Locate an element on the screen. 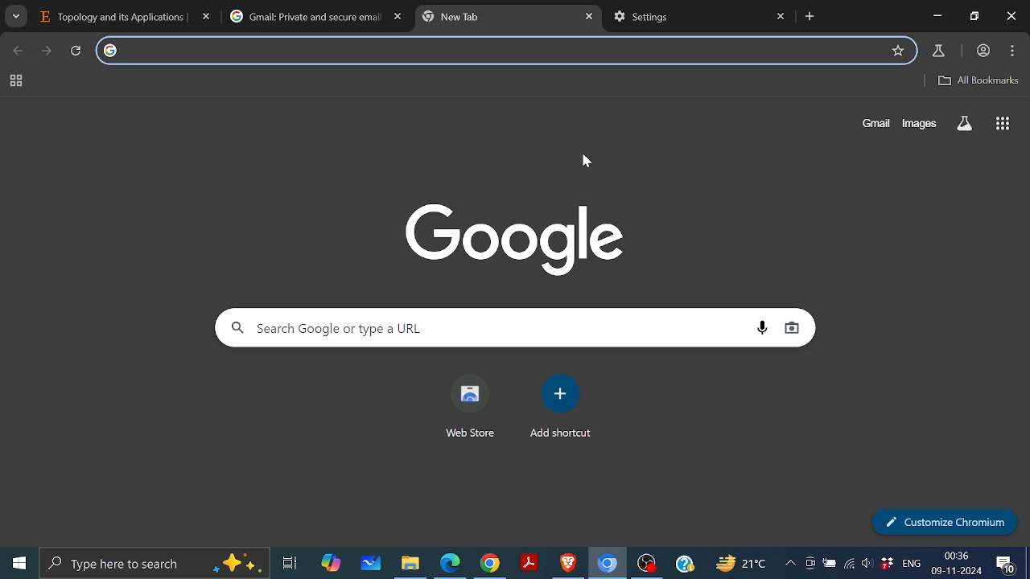 The width and height of the screenshot is (1030, 579). Search Tabs is located at coordinates (16, 16).